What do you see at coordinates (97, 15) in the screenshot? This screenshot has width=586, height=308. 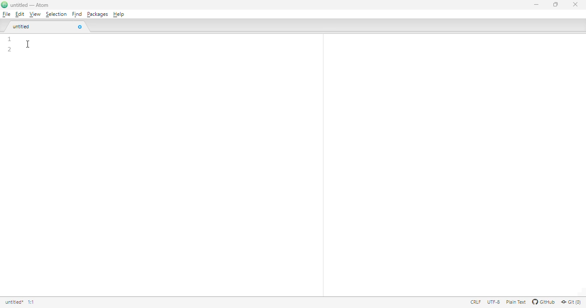 I see `packages` at bounding box center [97, 15].